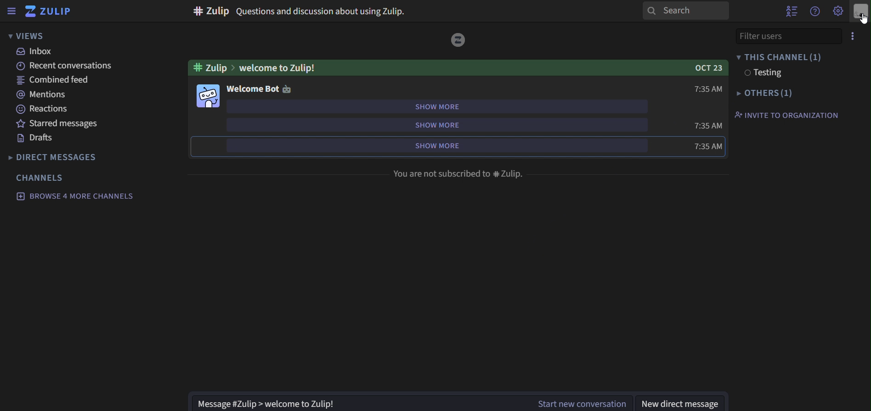  I want to click on testing, so click(761, 73).